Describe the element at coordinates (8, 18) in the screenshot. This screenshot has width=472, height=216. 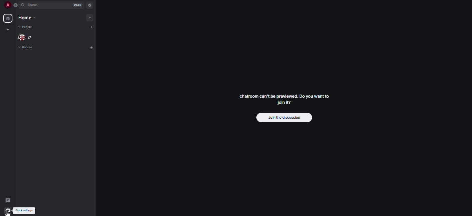
I see `home` at that location.